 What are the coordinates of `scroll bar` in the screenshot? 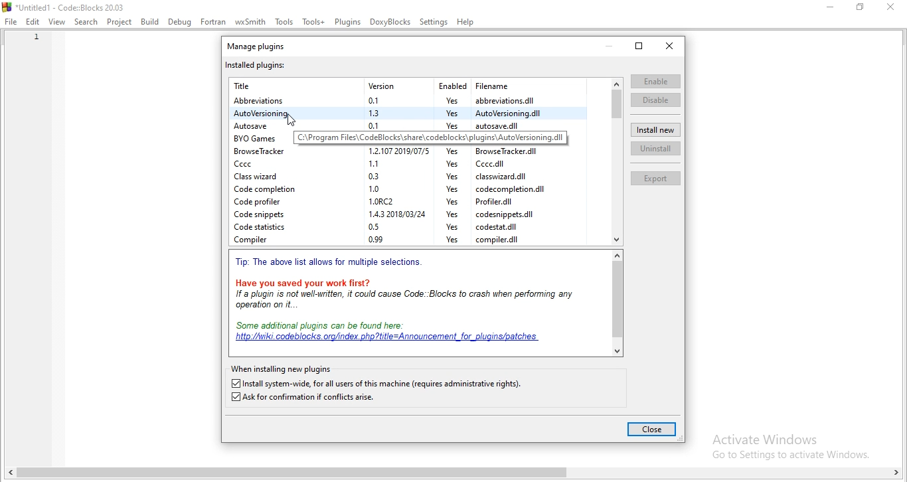 It's located at (456, 475).